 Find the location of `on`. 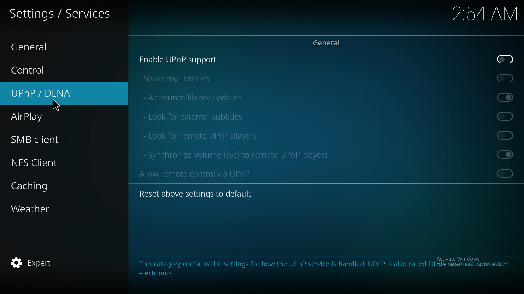

on is located at coordinates (505, 154).